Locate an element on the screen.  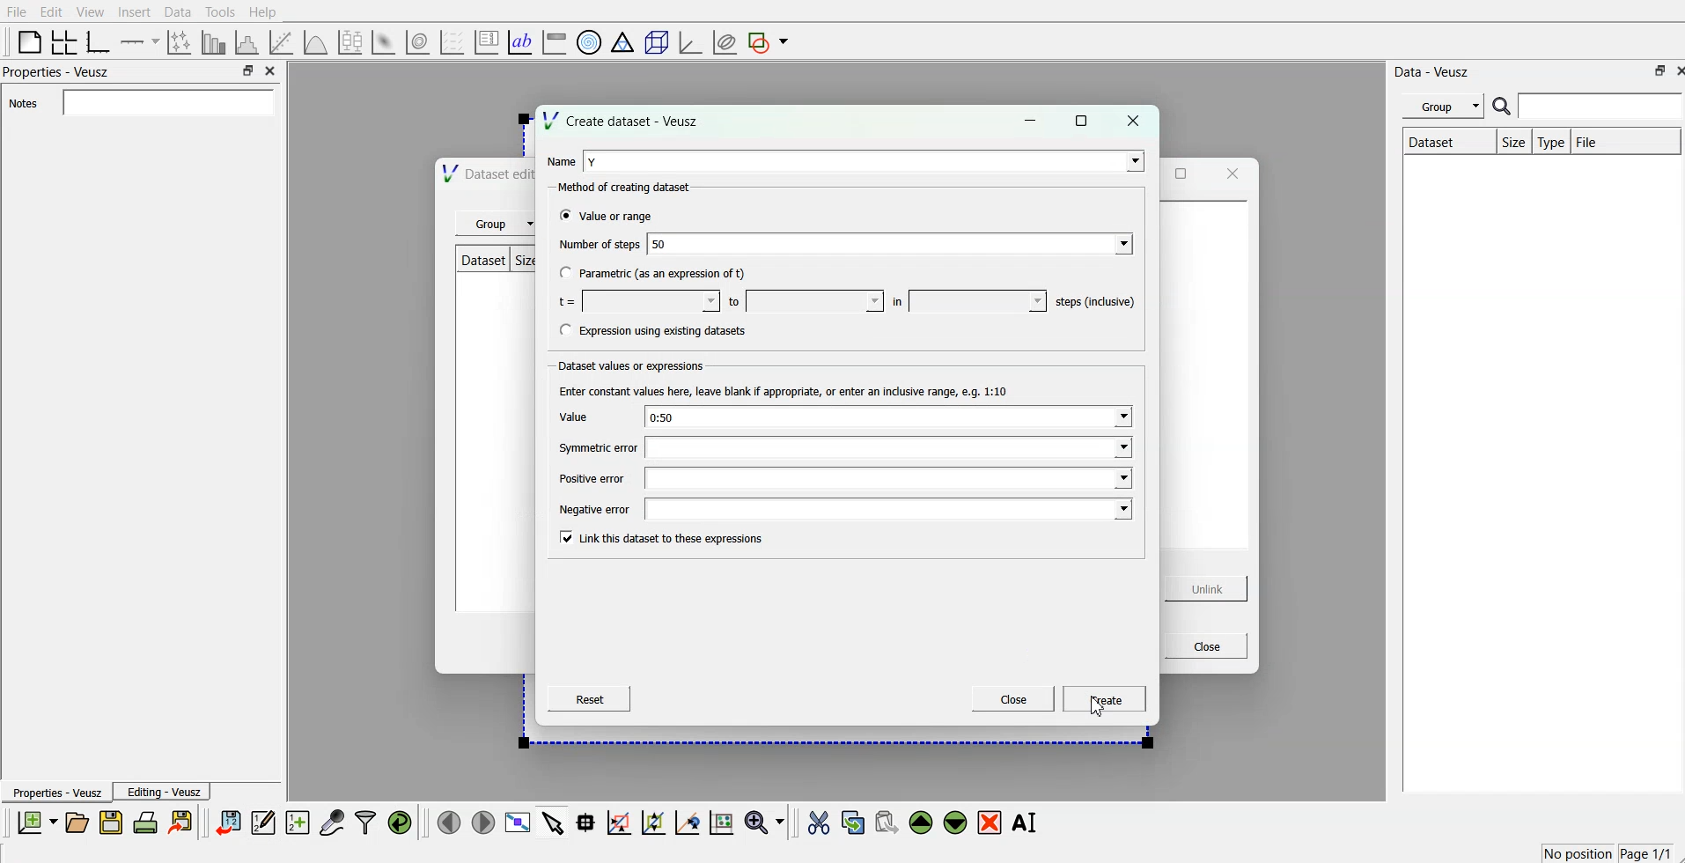
ternary graph is located at coordinates (622, 41).